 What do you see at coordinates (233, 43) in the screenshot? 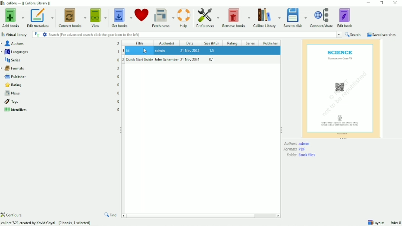
I see `Rating` at bounding box center [233, 43].